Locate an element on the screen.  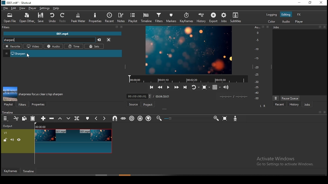
scroll bar is located at coordinates (126, 175).